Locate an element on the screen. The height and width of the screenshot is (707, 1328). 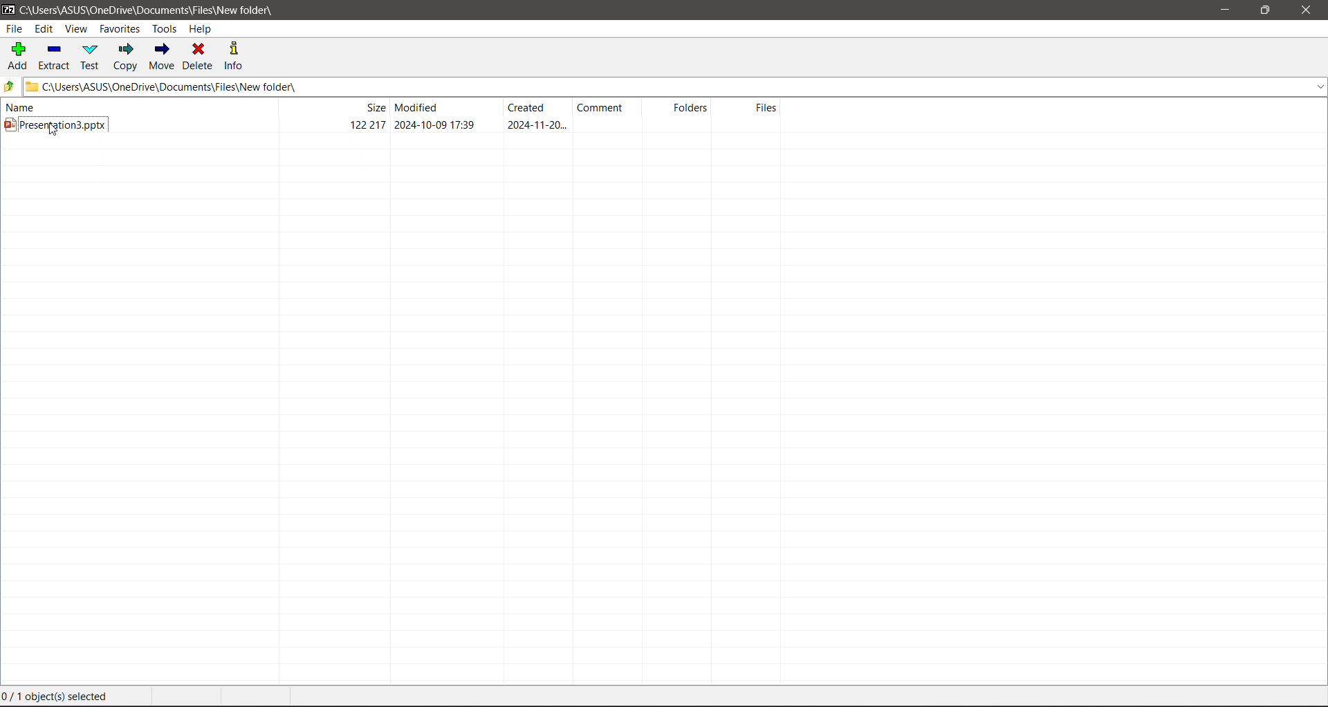
Test is located at coordinates (91, 57).